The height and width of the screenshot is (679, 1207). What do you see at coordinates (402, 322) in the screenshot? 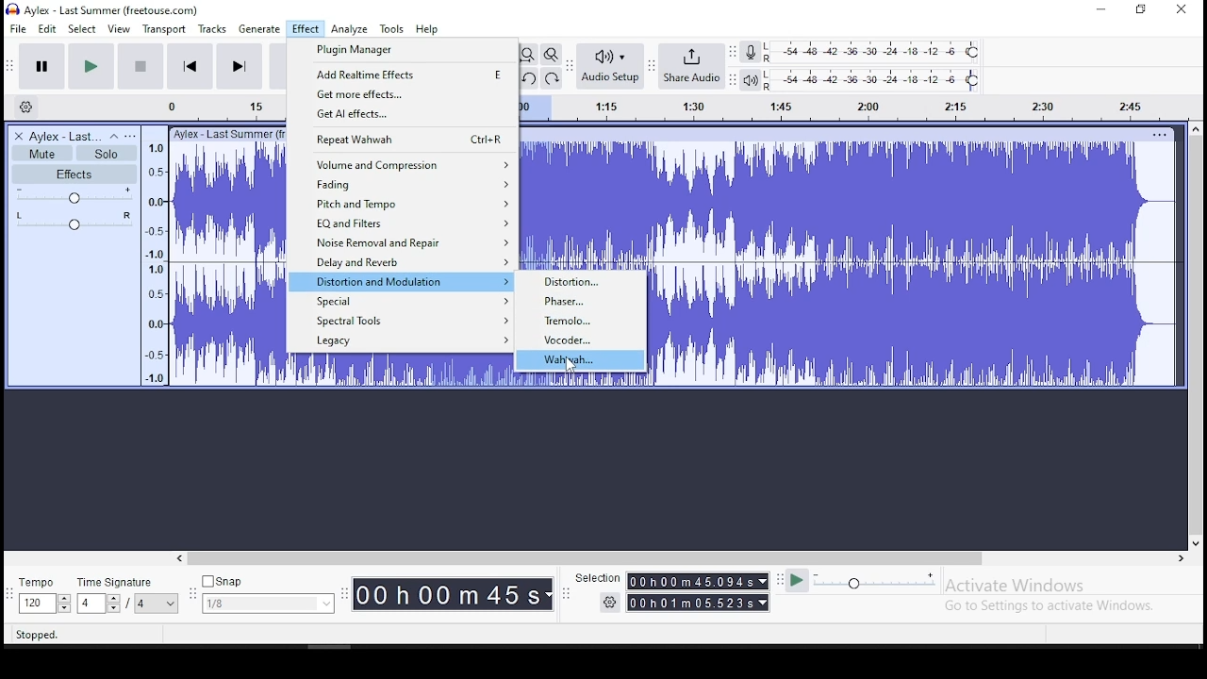
I see `spectral tools` at bounding box center [402, 322].